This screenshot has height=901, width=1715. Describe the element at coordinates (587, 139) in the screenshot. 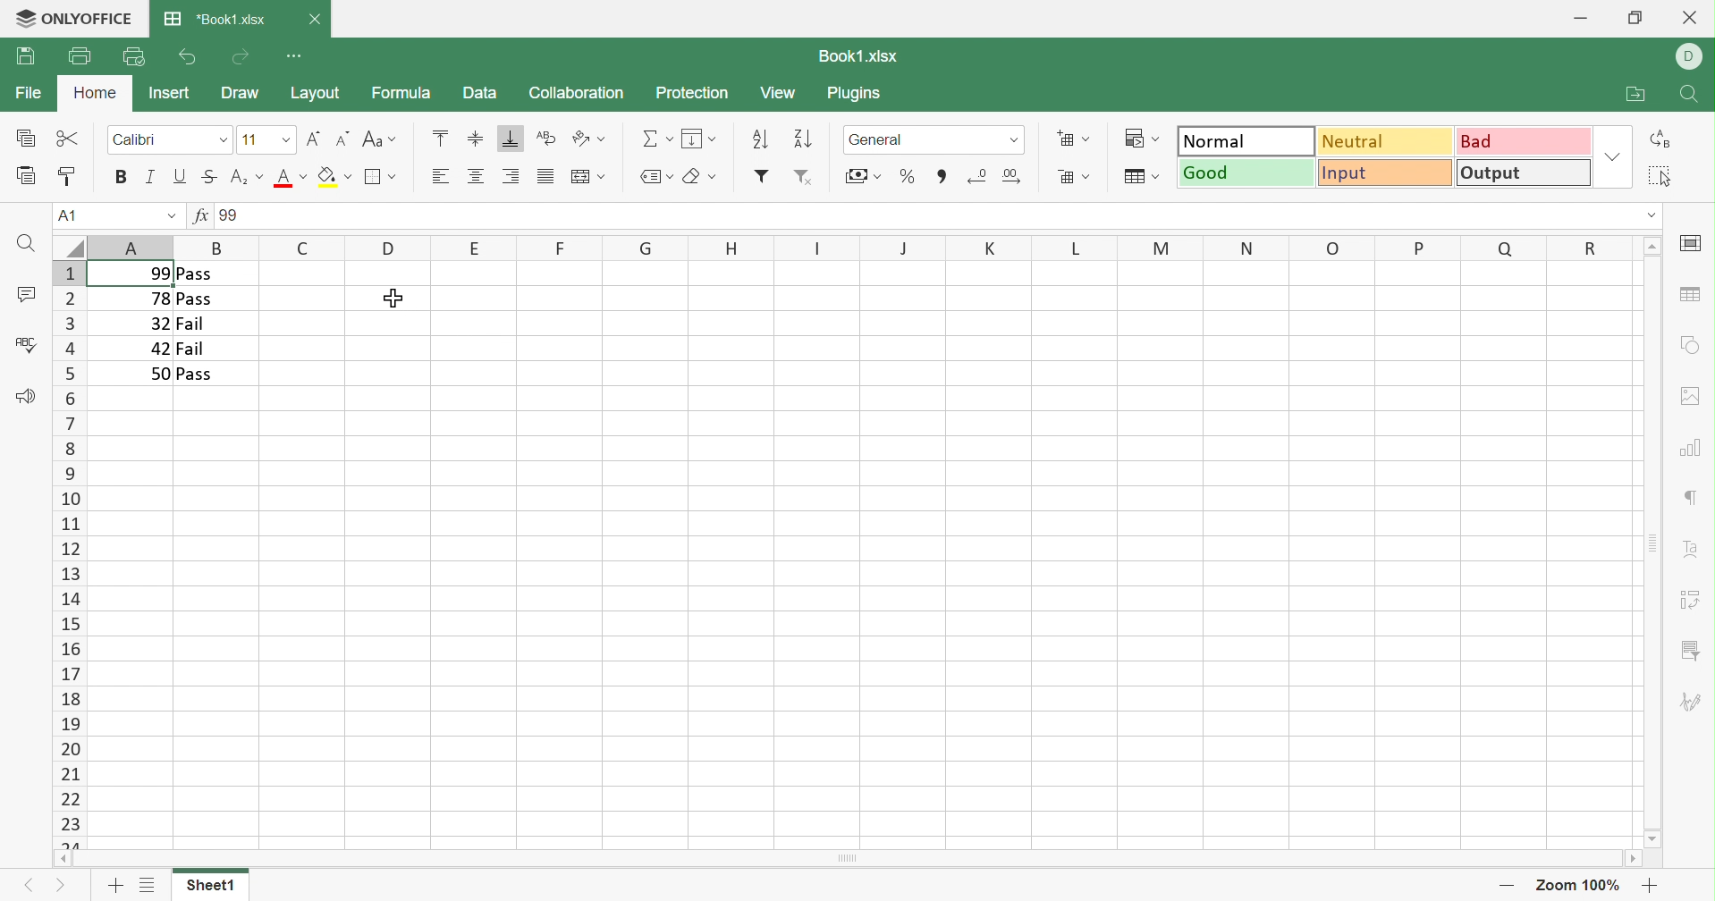

I see `Orientation` at that location.